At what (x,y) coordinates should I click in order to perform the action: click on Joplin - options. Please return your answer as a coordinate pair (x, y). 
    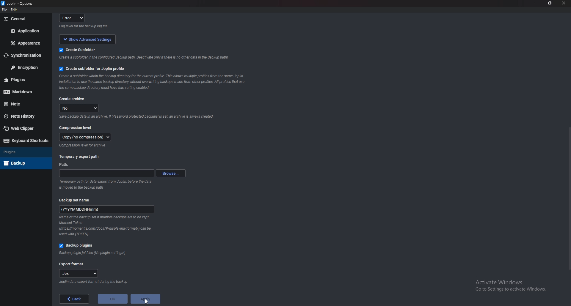
    Looking at the image, I should click on (18, 4).